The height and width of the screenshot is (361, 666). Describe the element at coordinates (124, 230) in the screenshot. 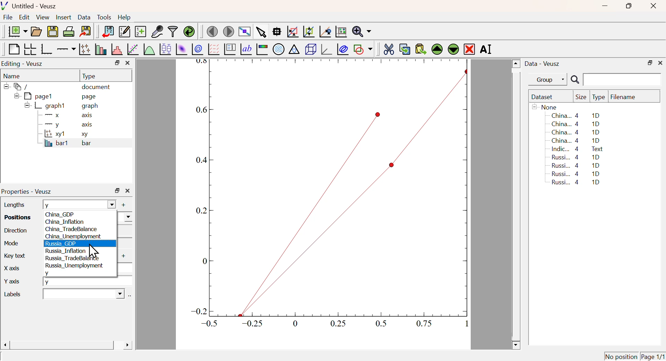

I see `Vertical` at that location.